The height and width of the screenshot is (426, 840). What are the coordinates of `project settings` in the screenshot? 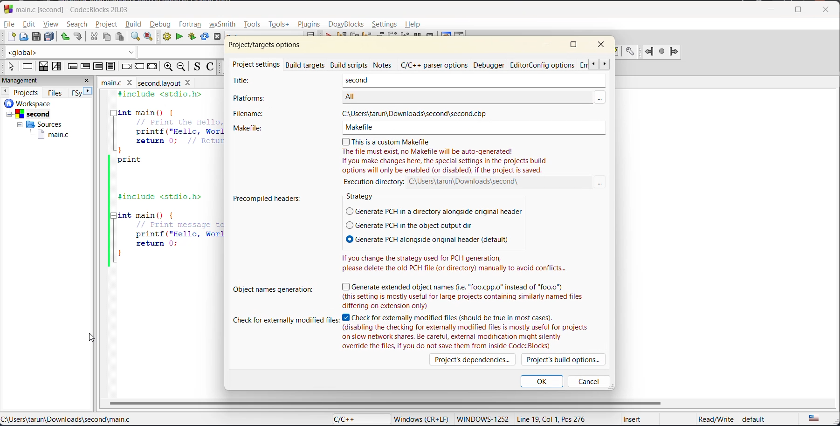 It's located at (255, 65).